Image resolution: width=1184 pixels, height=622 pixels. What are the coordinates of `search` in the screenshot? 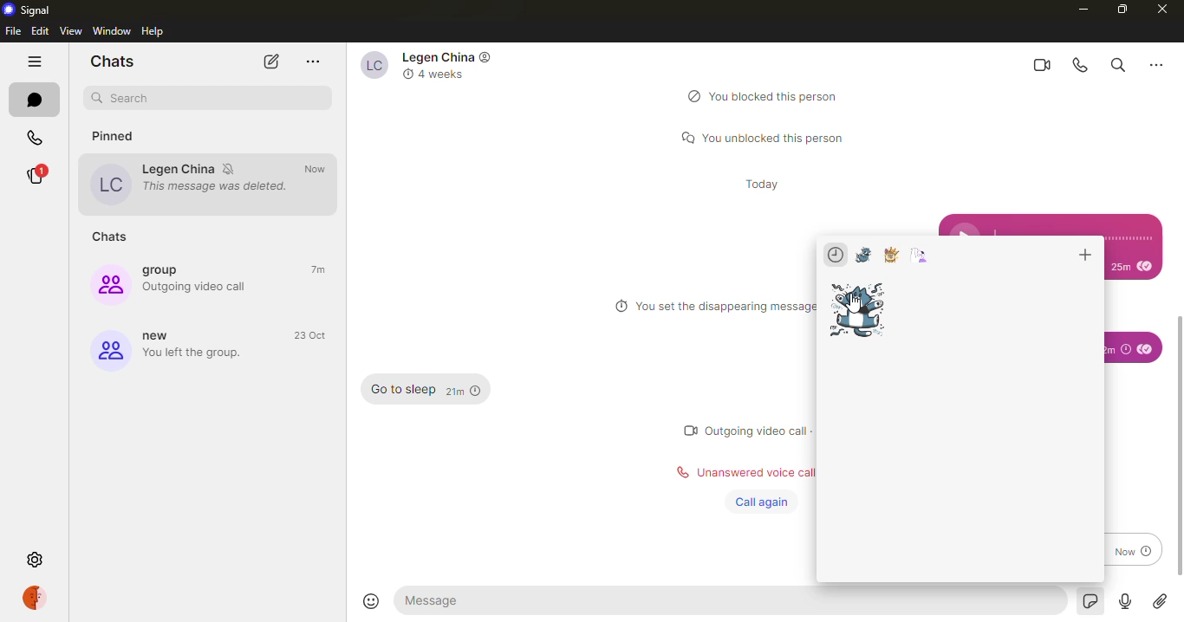 It's located at (1116, 64).